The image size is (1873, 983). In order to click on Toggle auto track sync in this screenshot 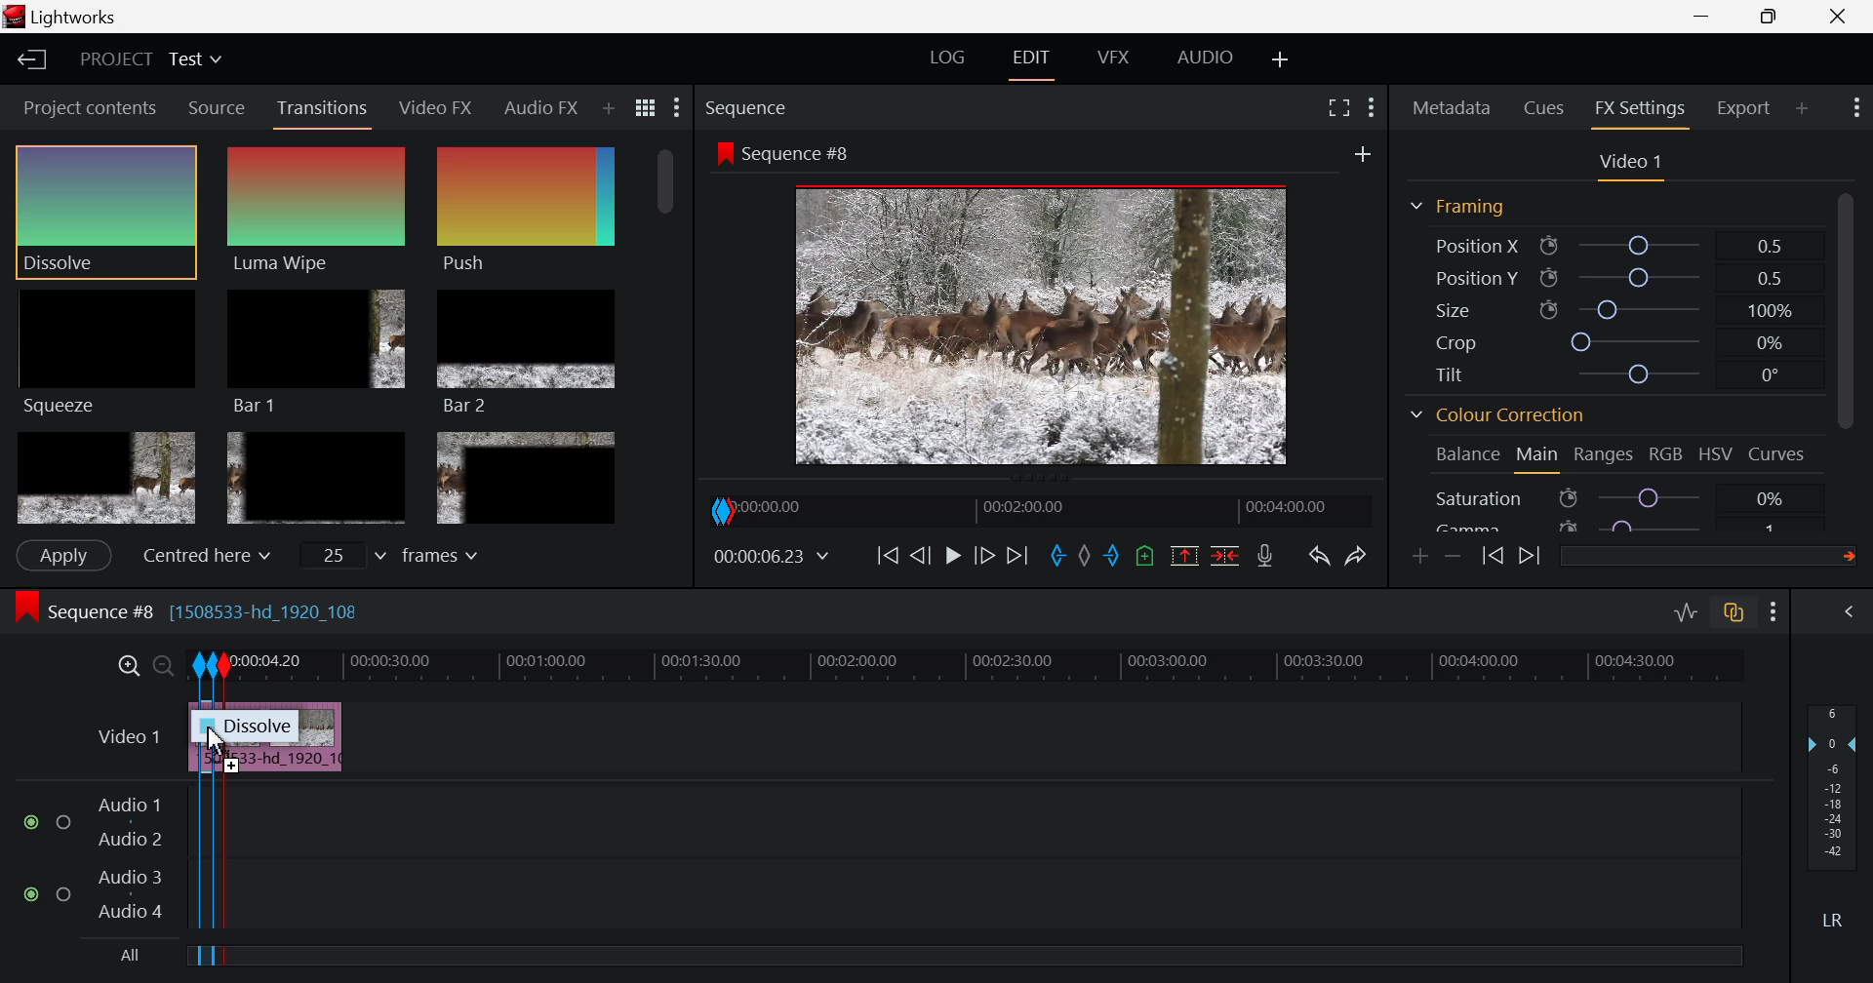, I will do `click(1734, 612)`.